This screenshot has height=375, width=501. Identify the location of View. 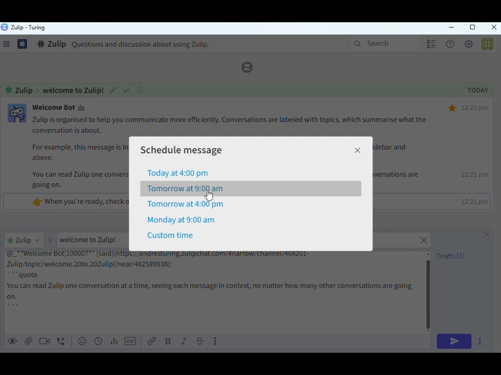
(13, 341).